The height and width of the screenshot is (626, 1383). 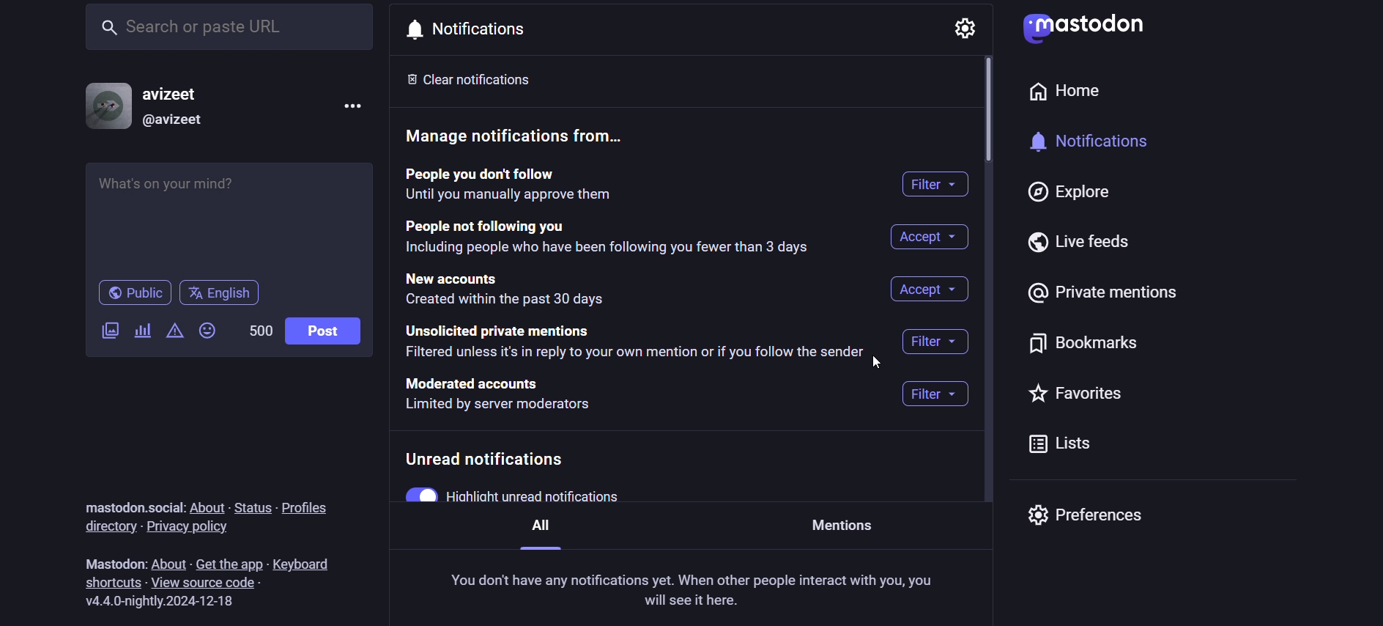 What do you see at coordinates (489, 458) in the screenshot?
I see `Unread notification` at bounding box center [489, 458].